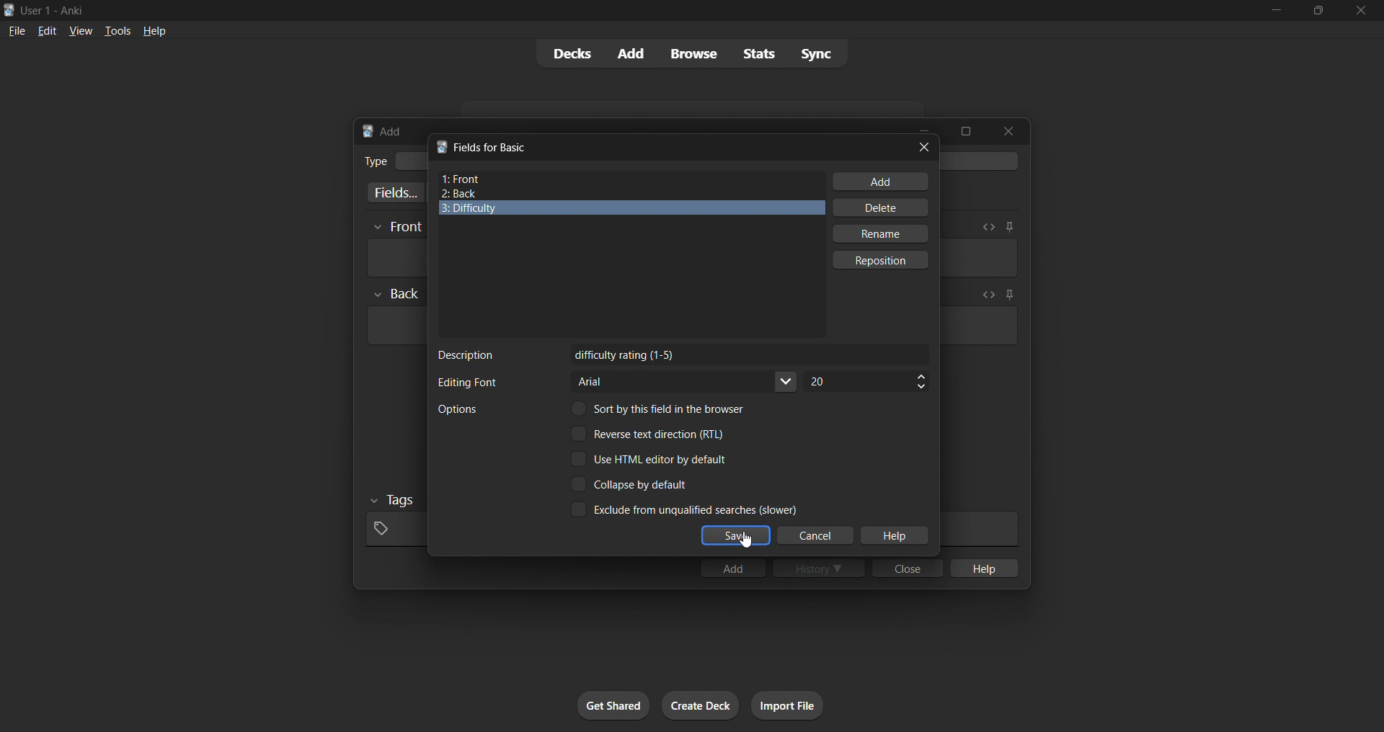 This screenshot has height=732, width=1384. I want to click on cancel, so click(817, 536).